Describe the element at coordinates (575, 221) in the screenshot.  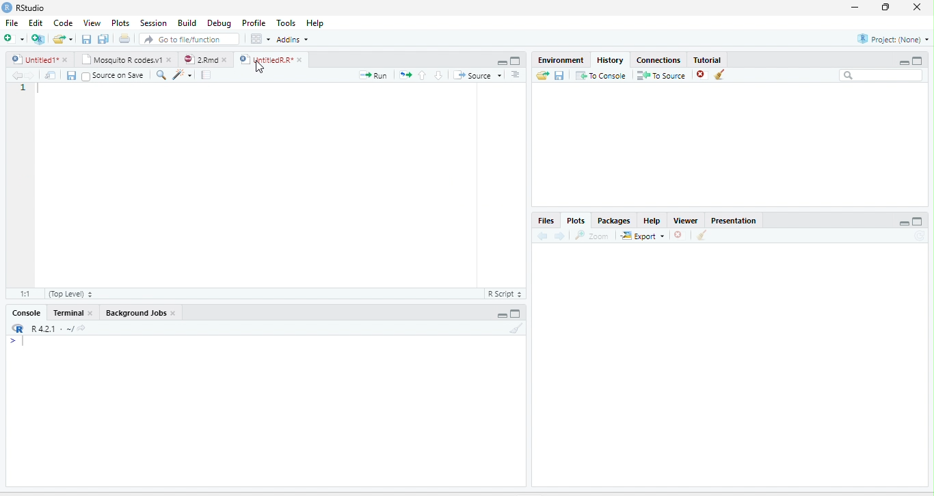
I see `Plots` at that location.